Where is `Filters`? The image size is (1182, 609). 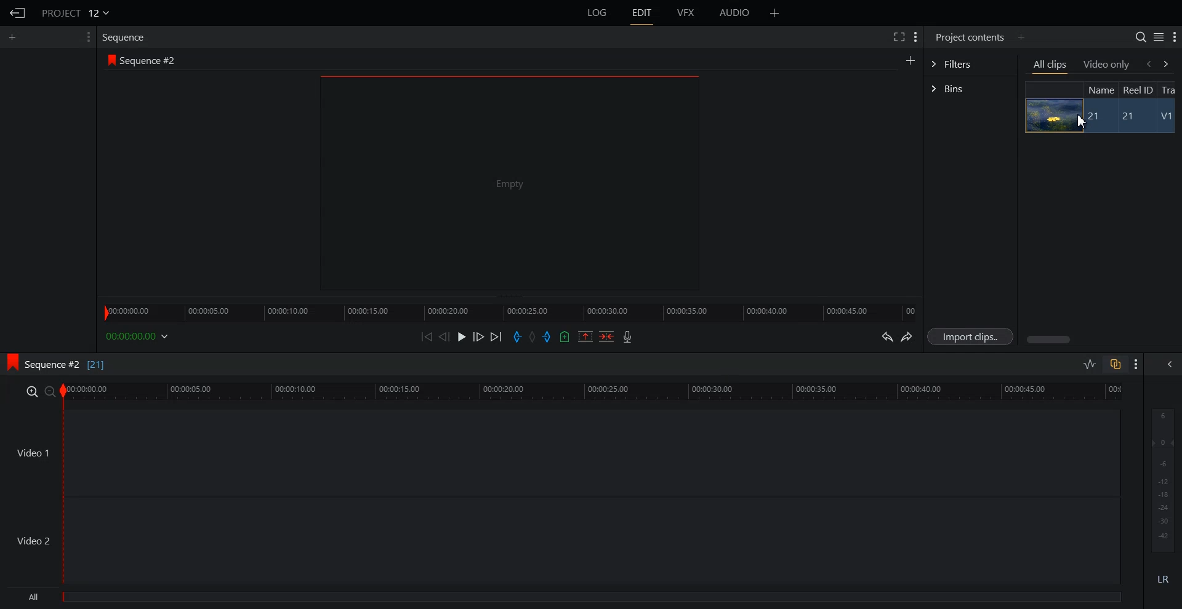
Filters is located at coordinates (970, 63).